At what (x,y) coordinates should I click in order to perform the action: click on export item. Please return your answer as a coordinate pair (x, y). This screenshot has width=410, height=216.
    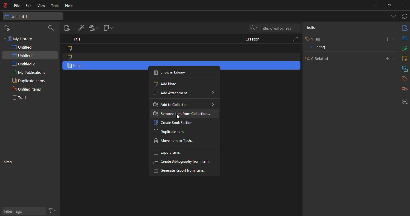
    Looking at the image, I should click on (170, 152).